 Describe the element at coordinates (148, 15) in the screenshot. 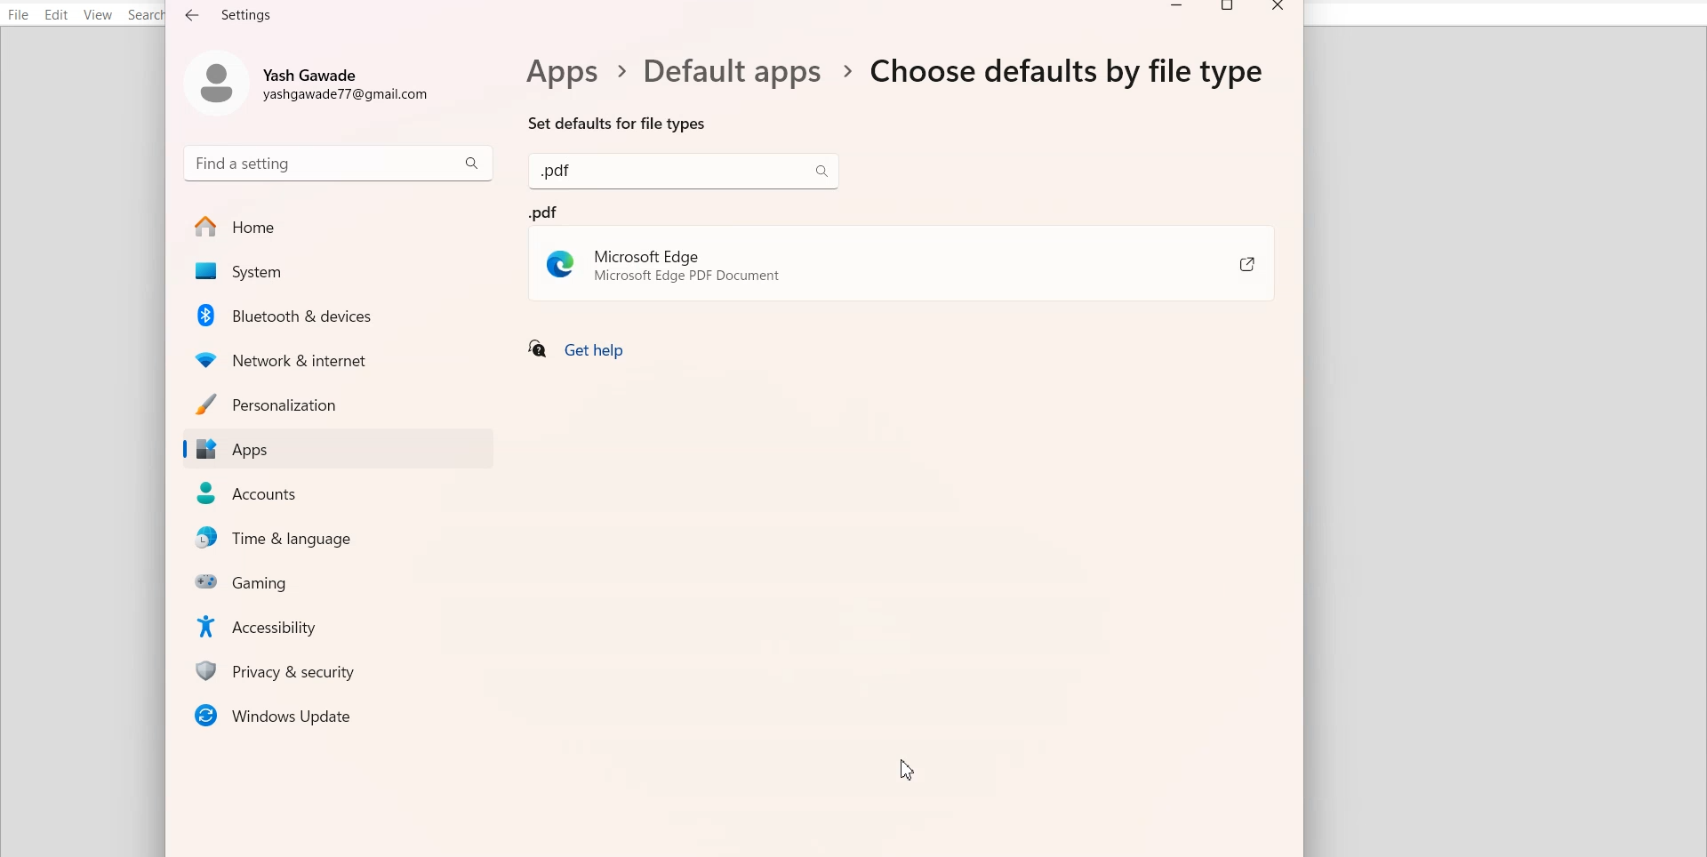

I see `Search` at that location.